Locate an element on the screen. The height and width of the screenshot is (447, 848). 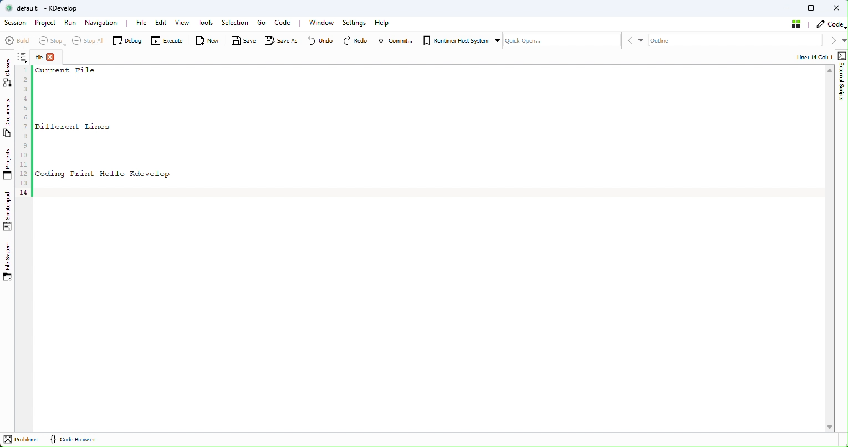
Shape is located at coordinates (841, 79).